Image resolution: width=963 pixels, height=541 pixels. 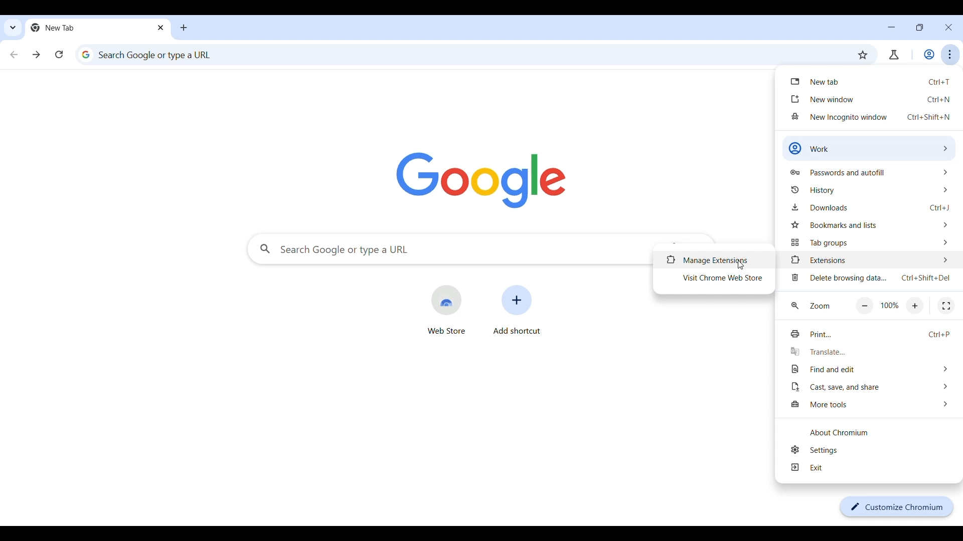 I want to click on Add new tab, so click(x=184, y=28).